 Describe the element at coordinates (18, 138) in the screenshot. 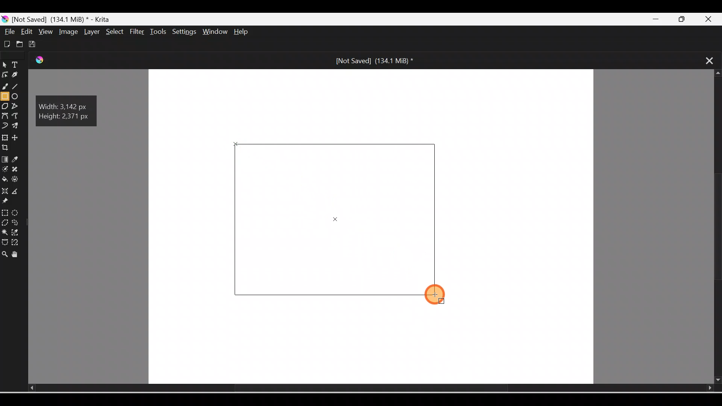

I see `Move a layer` at that location.